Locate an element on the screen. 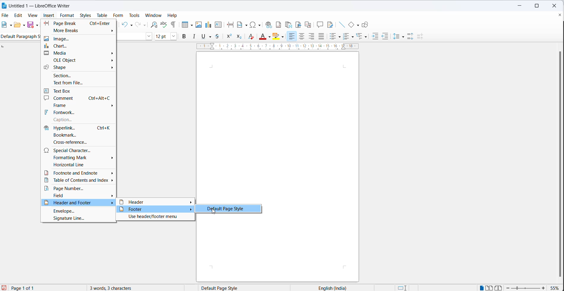 The width and height of the screenshot is (564, 291). insert bookmark is located at coordinates (298, 25).